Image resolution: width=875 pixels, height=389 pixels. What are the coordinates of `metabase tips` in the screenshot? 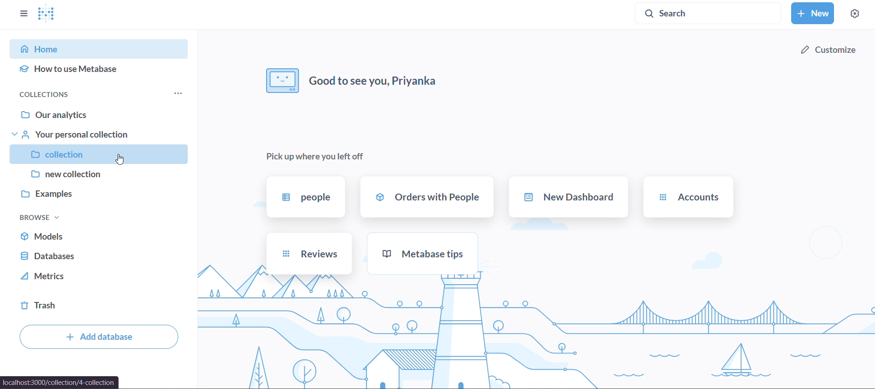 It's located at (423, 255).